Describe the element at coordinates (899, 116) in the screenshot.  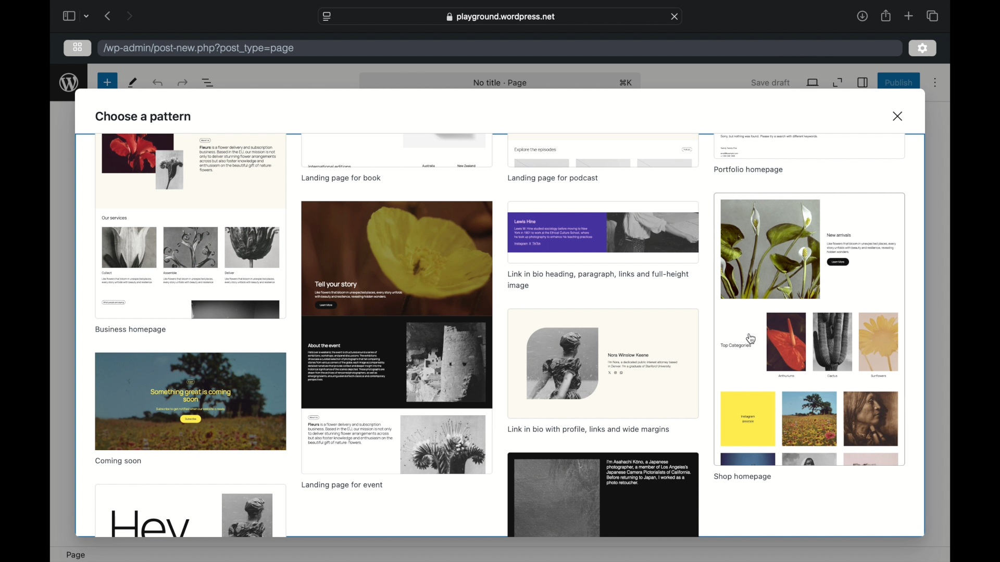
I see `close` at that location.